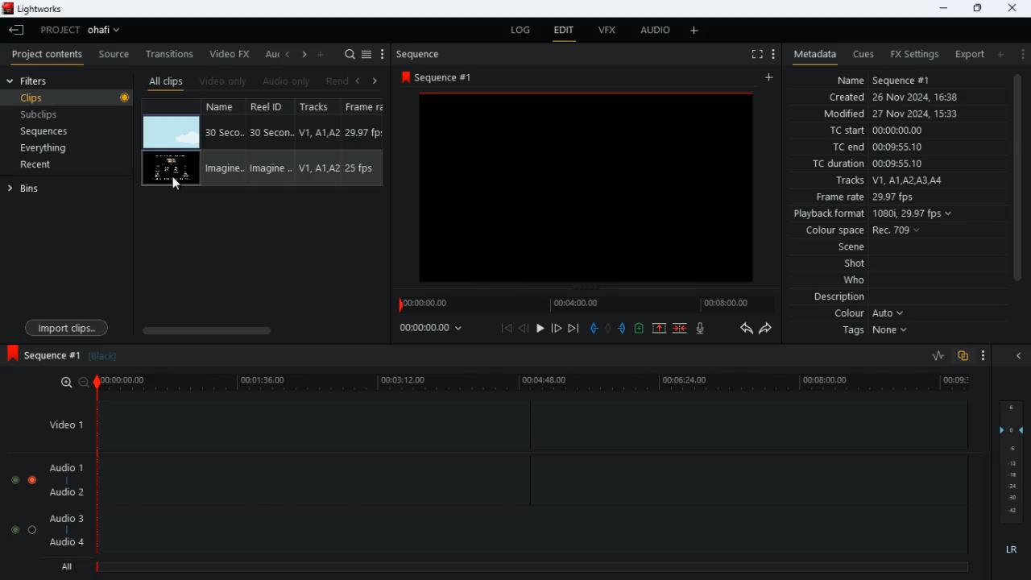 This screenshot has height=580, width=1031. What do you see at coordinates (232, 54) in the screenshot?
I see `video fx` at bounding box center [232, 54].